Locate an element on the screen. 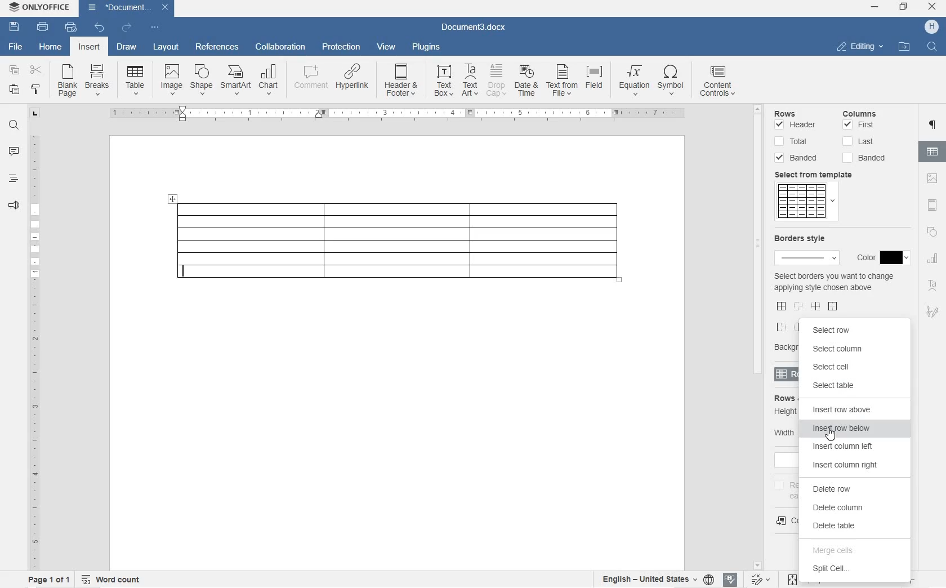 The height and width of the screenshot is (588, 946). OPEN FILE LOCATION is located at coordinates (903, 46).